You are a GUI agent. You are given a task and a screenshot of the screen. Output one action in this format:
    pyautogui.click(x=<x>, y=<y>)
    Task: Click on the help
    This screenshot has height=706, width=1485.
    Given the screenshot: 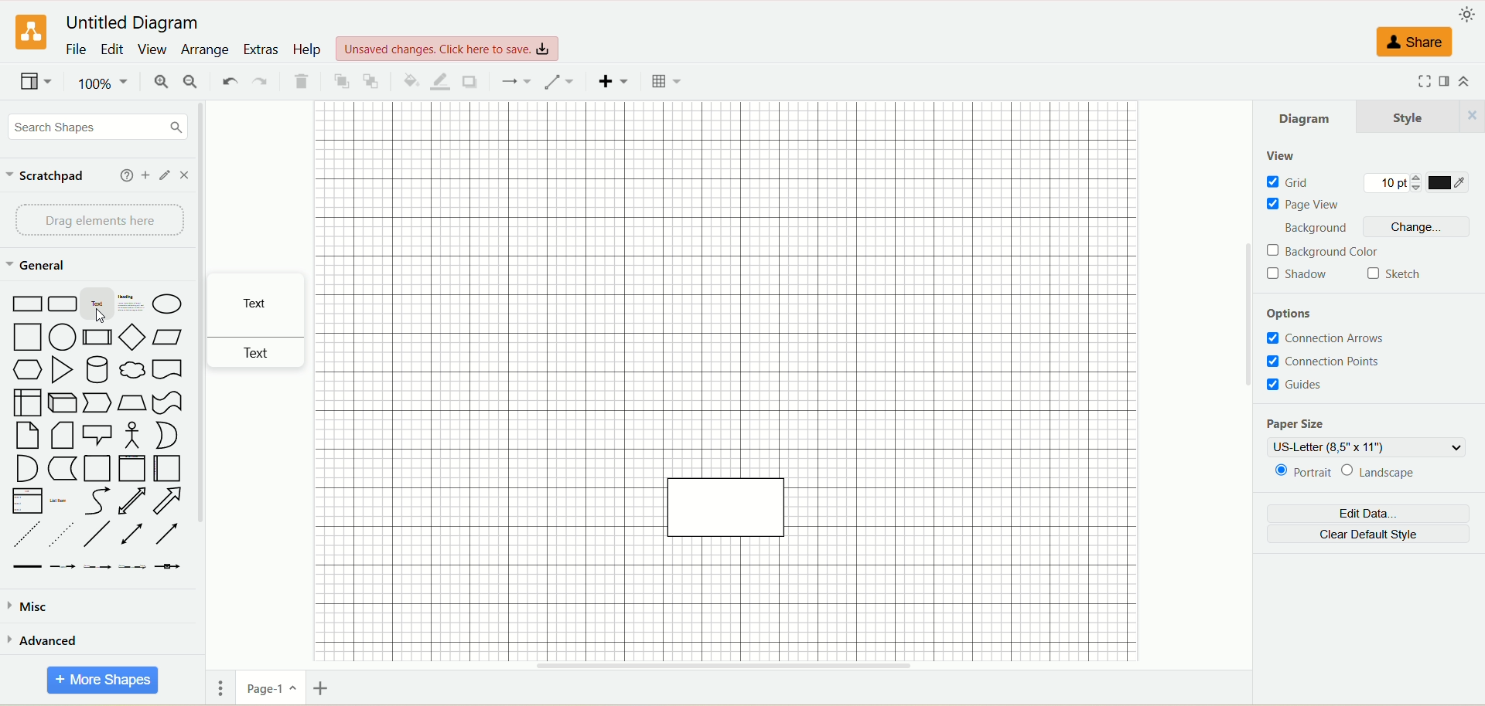 What is the action you would take?
    pyautogui.click(x=121, y=176)
    